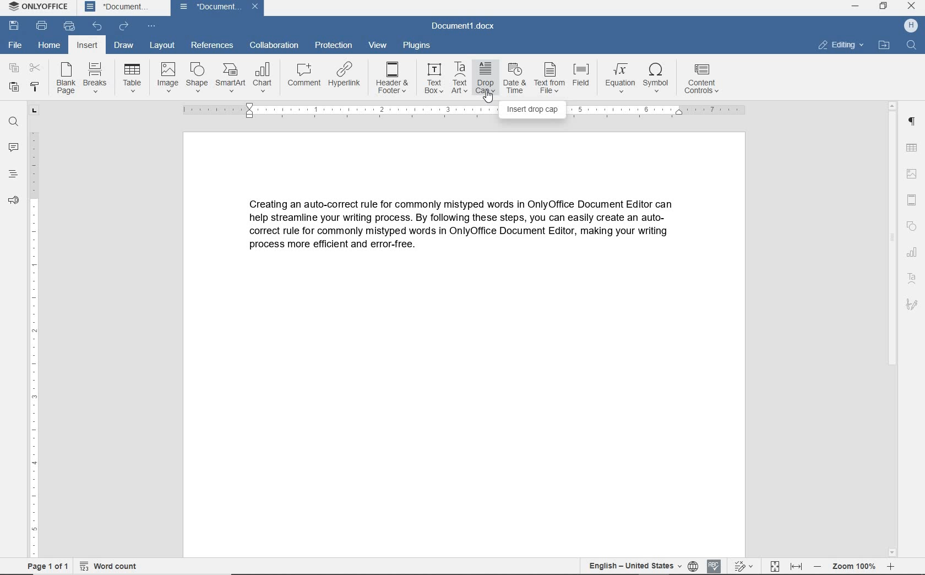 The width and height of the screenshot is (925, 575). I want to click on word count, so click(112, 567).